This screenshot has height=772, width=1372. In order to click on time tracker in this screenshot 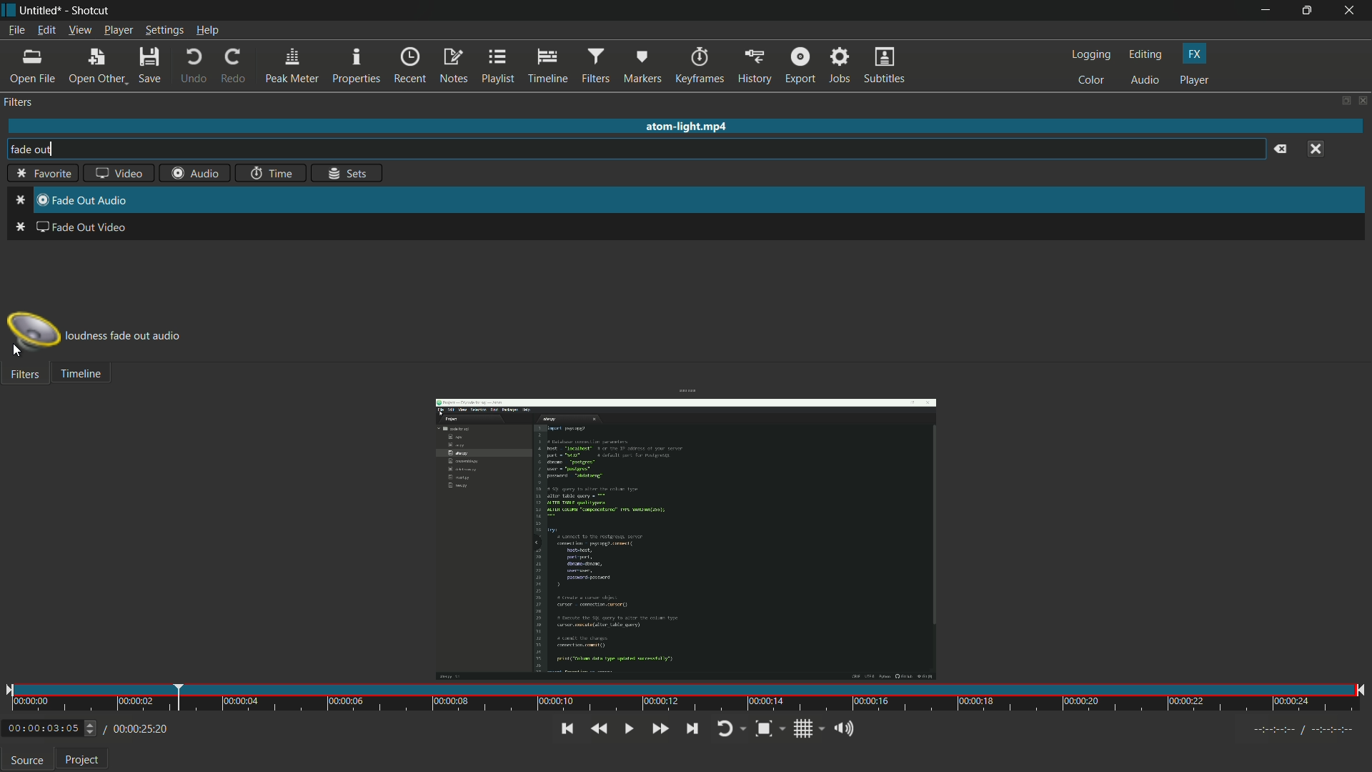, I will do `click(685, 698)`.